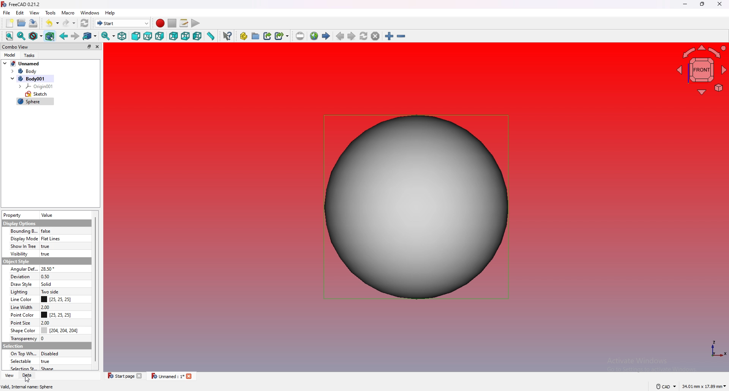  What do you see at coordinates (122, 23) in the screenshot?
I see `choose workbench` at bounding box center [122, 23].